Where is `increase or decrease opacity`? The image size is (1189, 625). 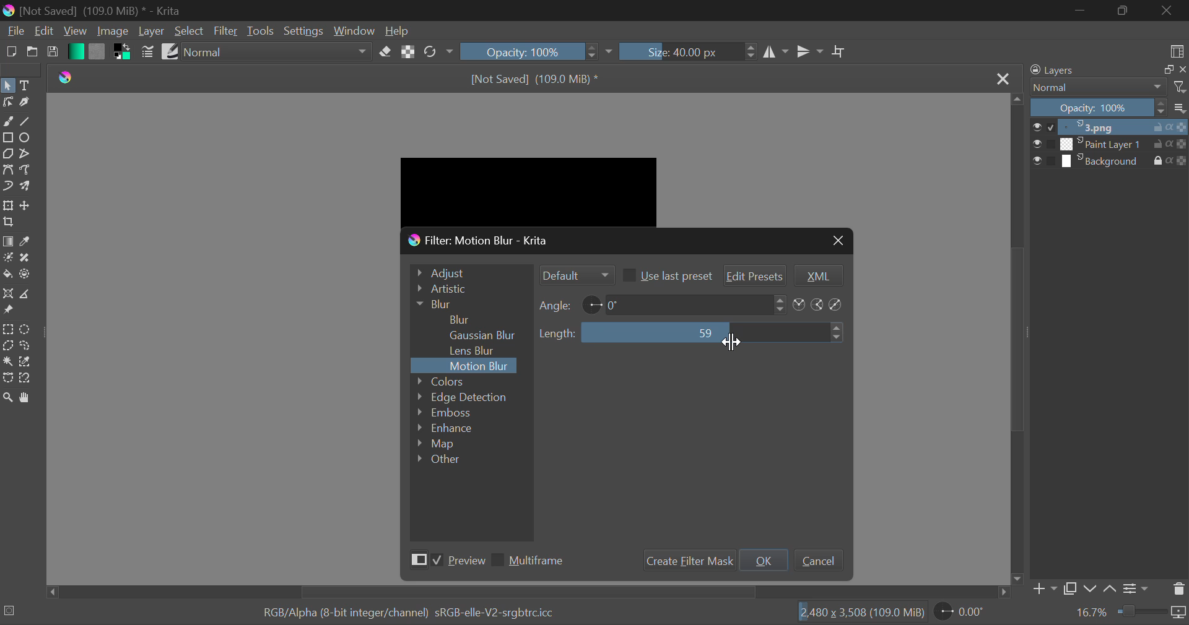 increase or decrease opacity is located at coordinates (593, 52).